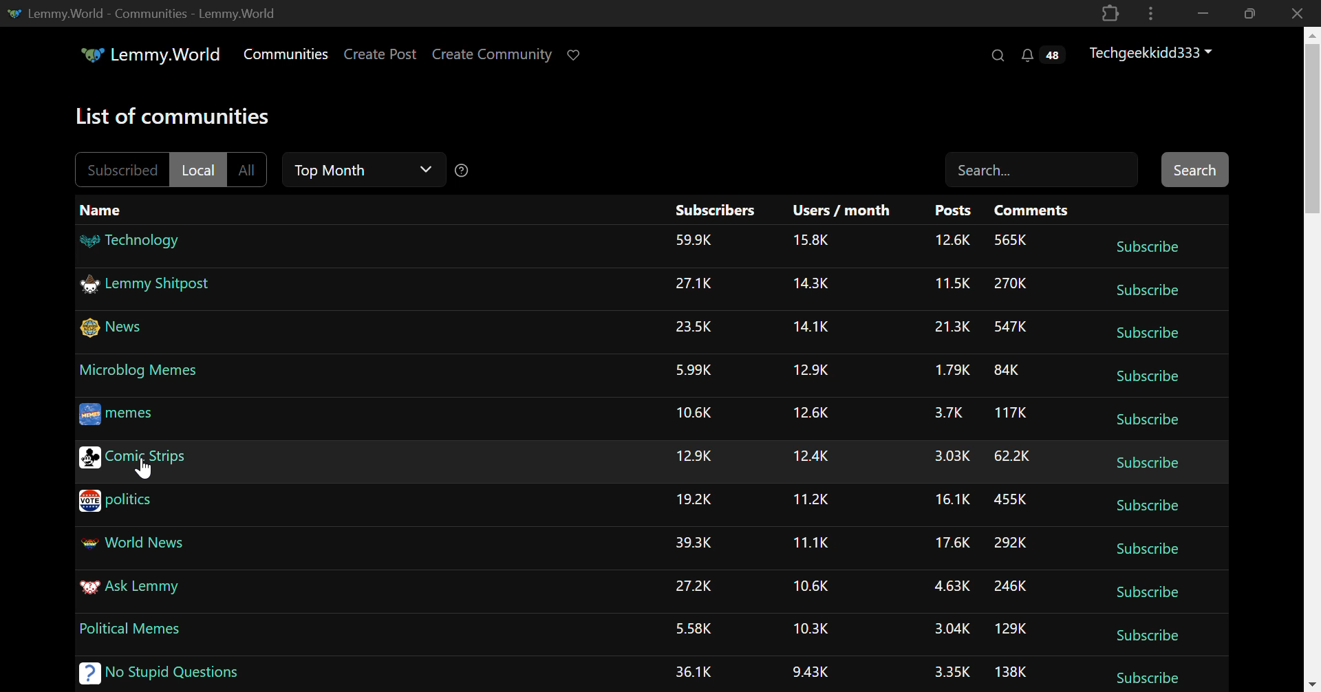 The image size is (1321, 692). What do you see at coordinates (950, 241) in the screenshot?
I see `12.6K` at bounding box center [950, 241].